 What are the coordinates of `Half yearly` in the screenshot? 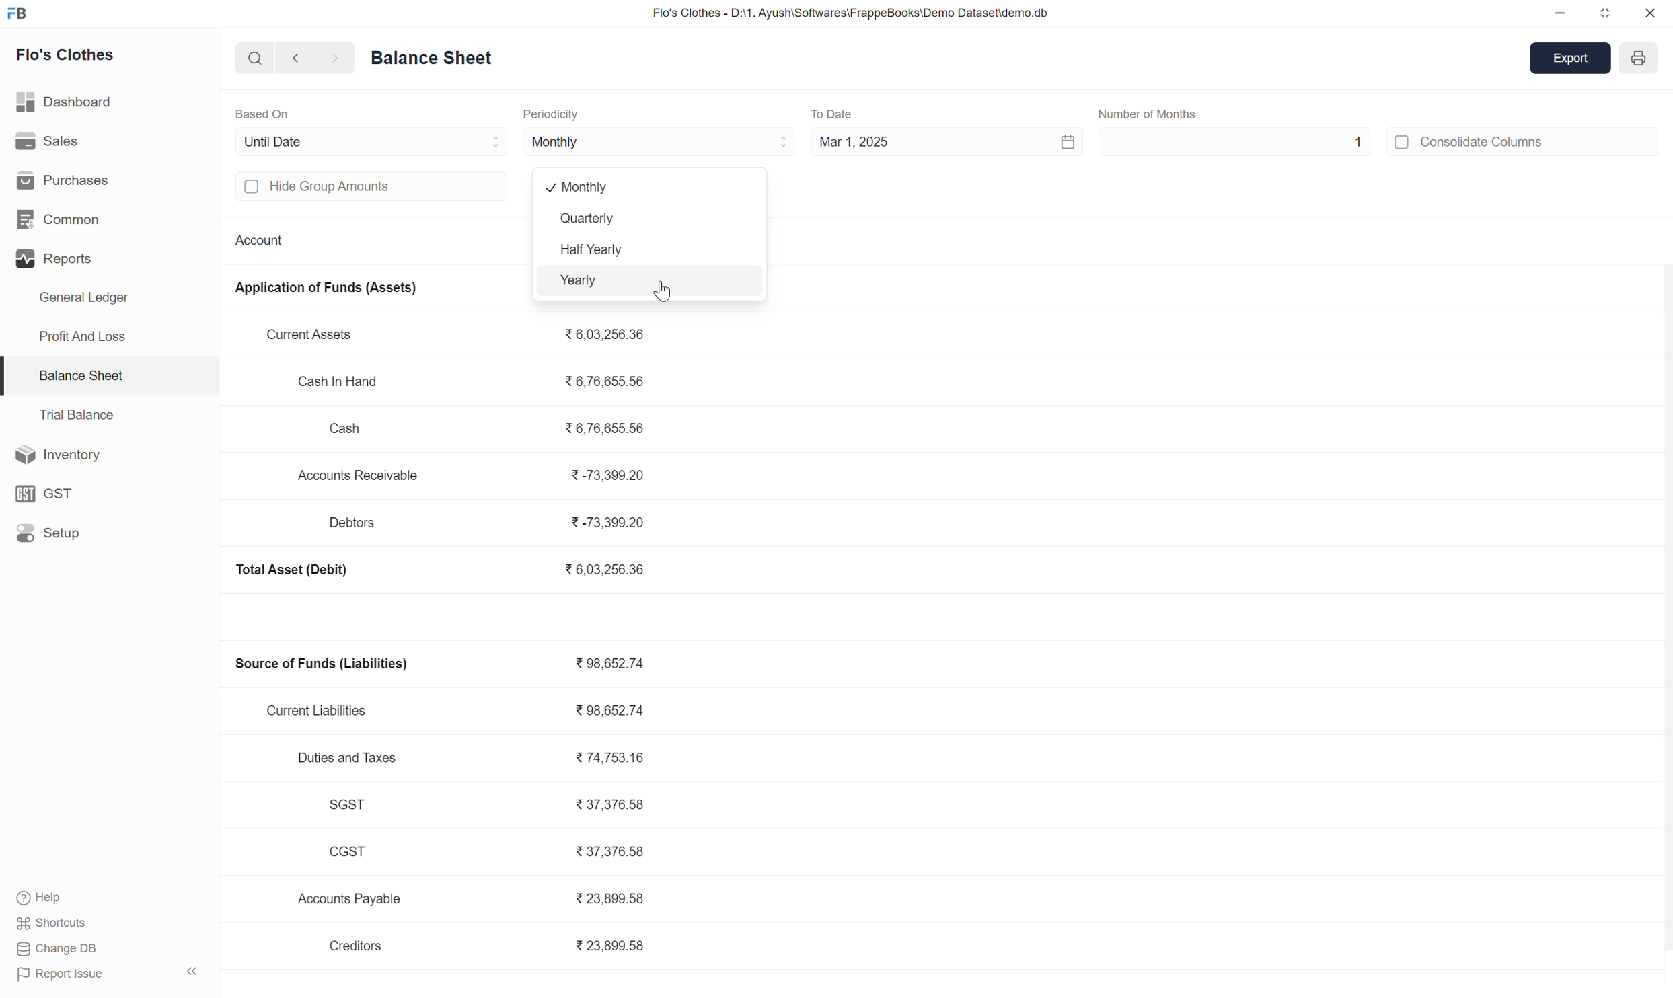 It's located at (595, 249).